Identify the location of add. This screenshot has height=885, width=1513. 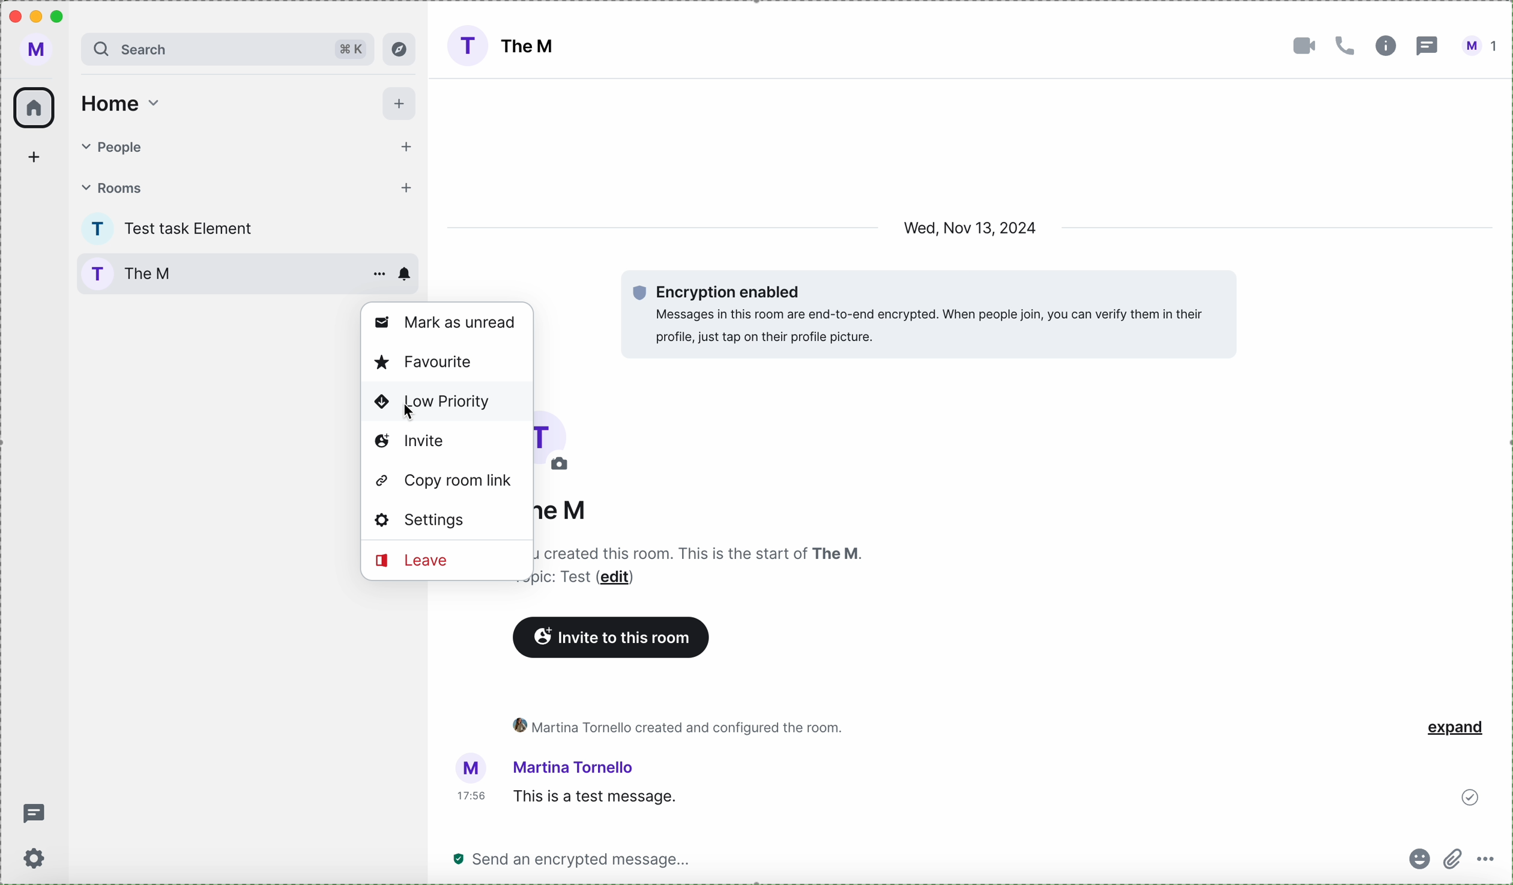
(418, 189).